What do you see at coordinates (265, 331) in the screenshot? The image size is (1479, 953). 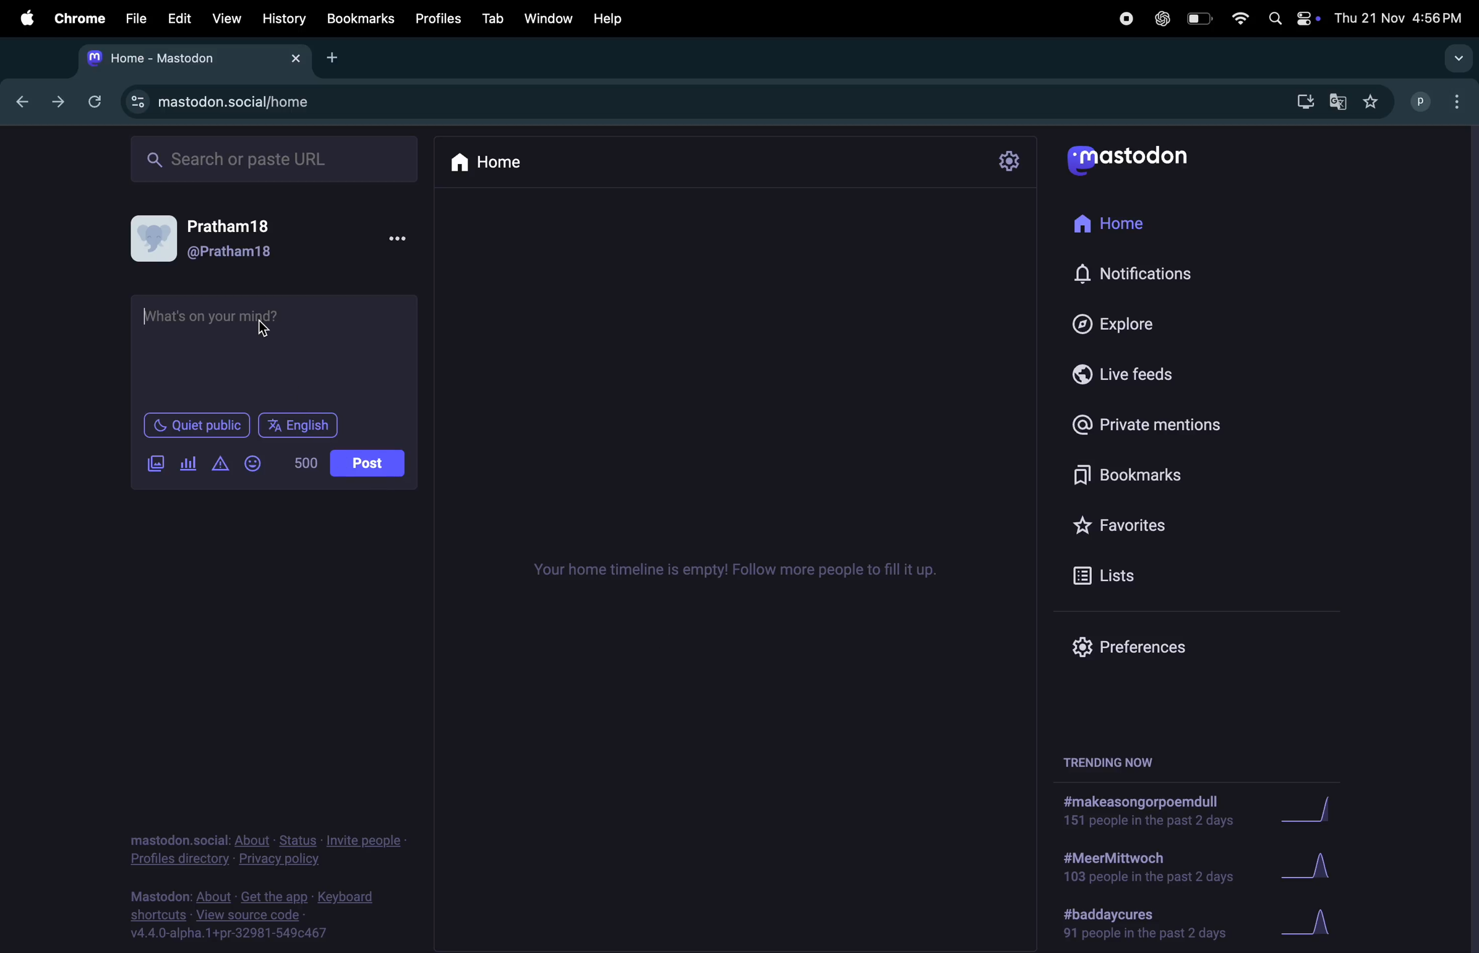 I see `cursor` at bounding box center [265, 331].